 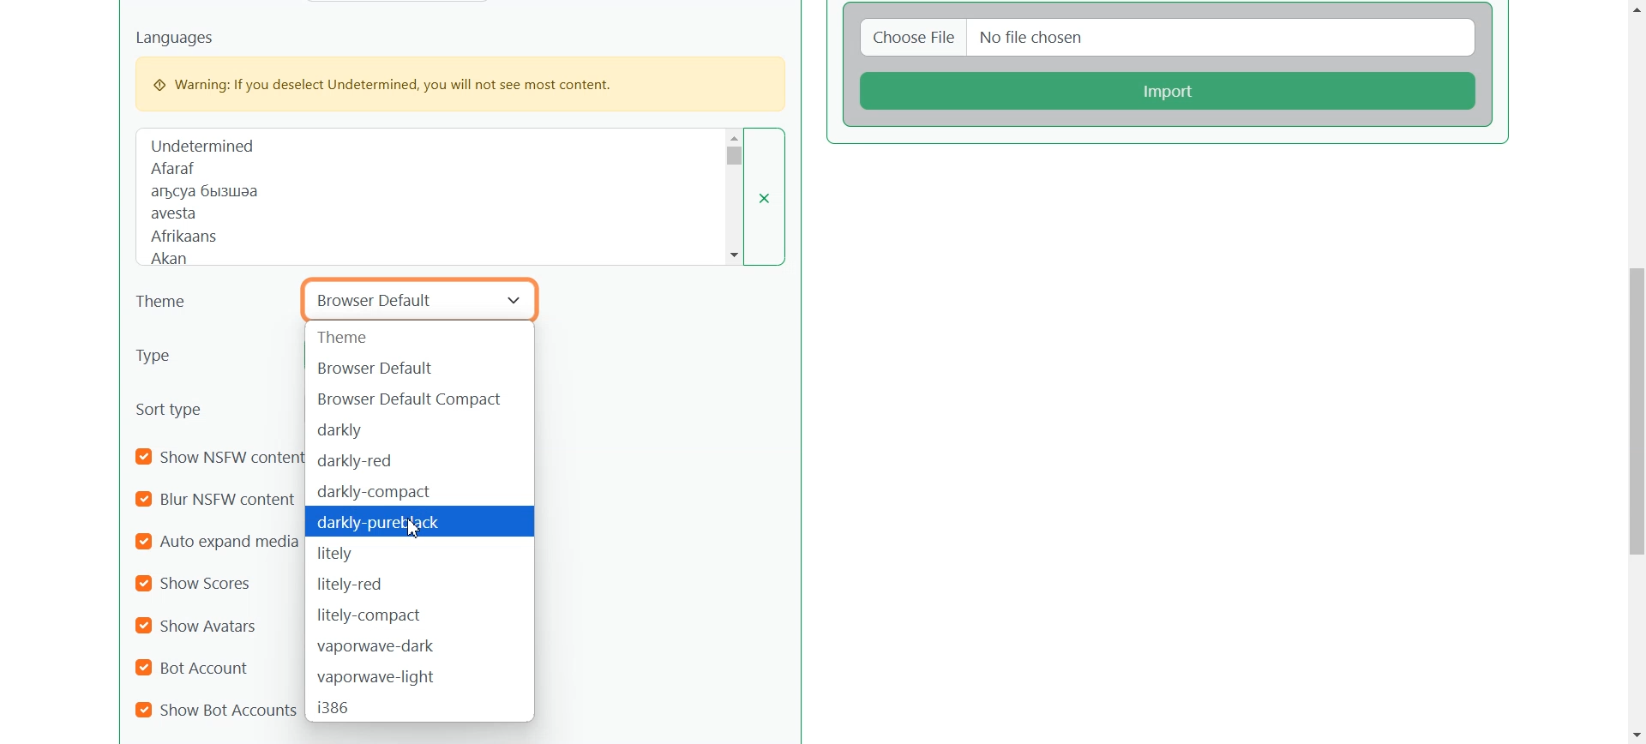 What do you see at coordinates (198, 626) in the screenshot?
I see `Show Avatars` at bounding box center [198, 626].